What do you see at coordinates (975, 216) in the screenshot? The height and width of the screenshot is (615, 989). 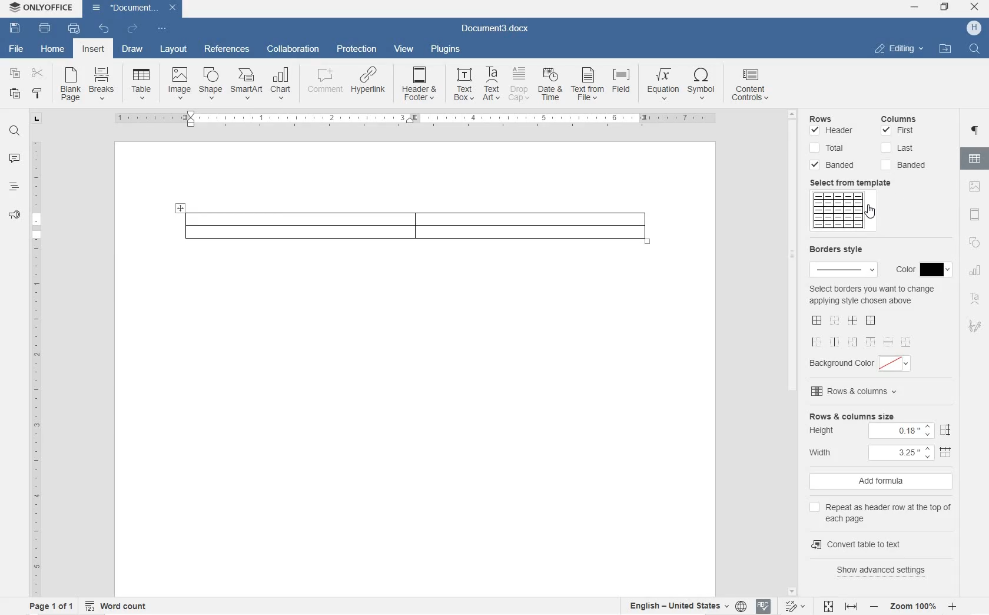 I see `HEADERS & FOOTERS` at bounding box center [975, 216].